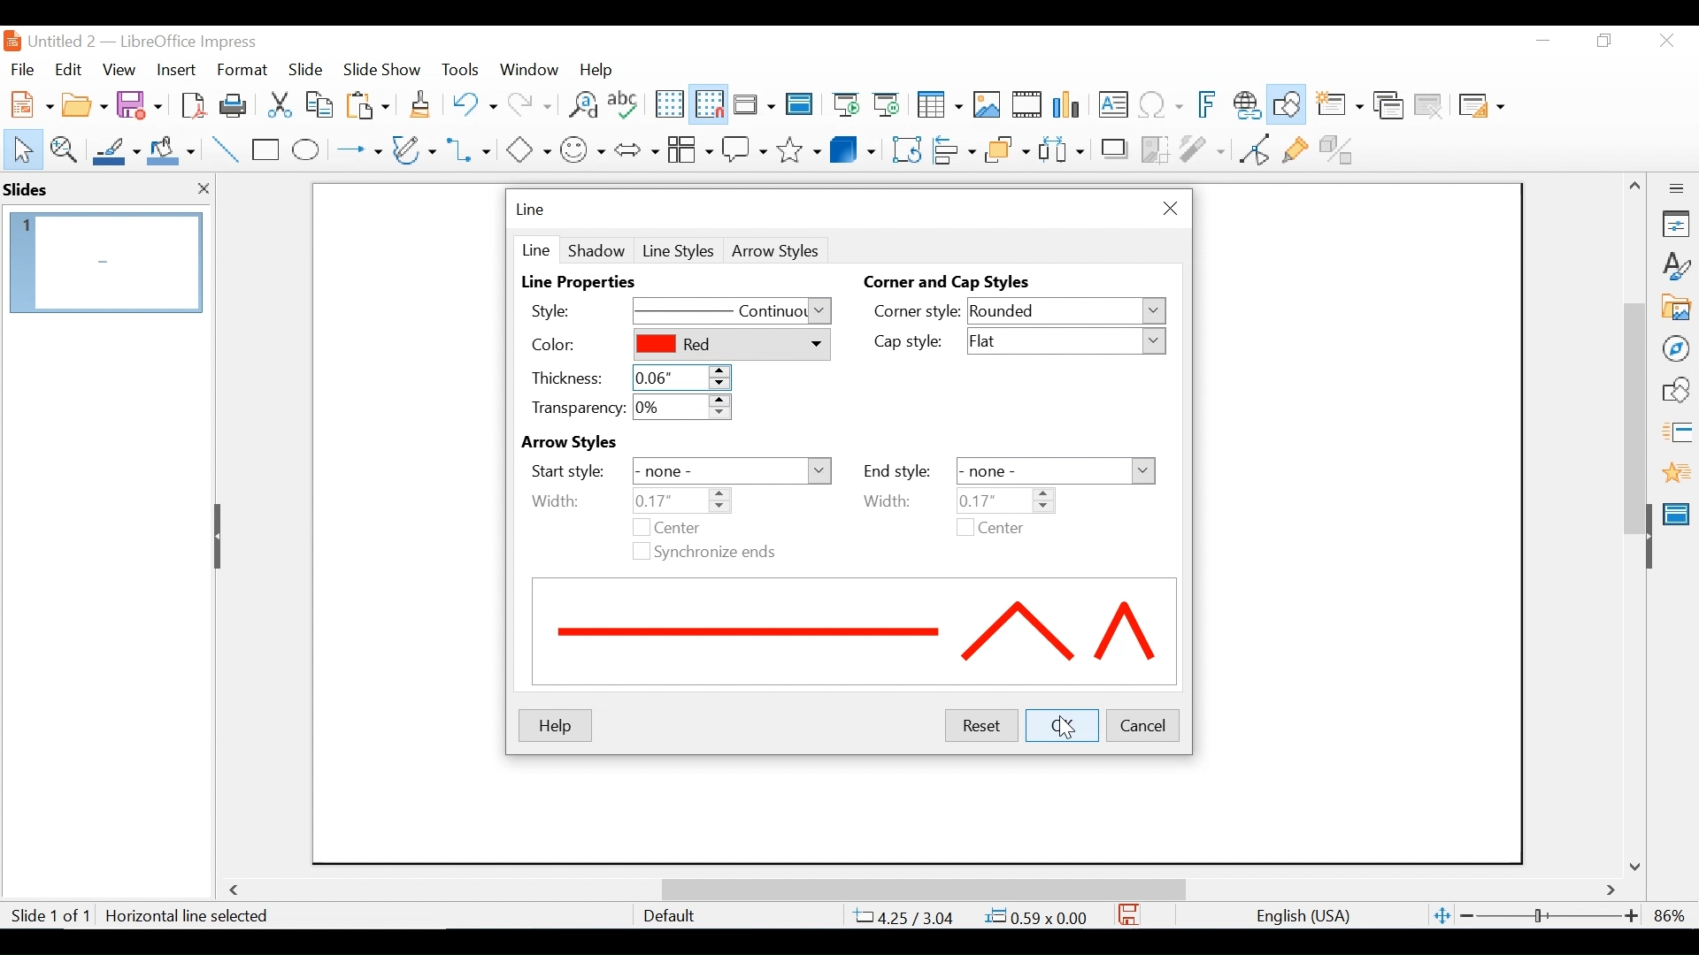 The image size is (1699, 955). What do you see at coordinates (422, 103) in the screenshot?
I see `Clone Formatting` at bounding box center [422, 103].